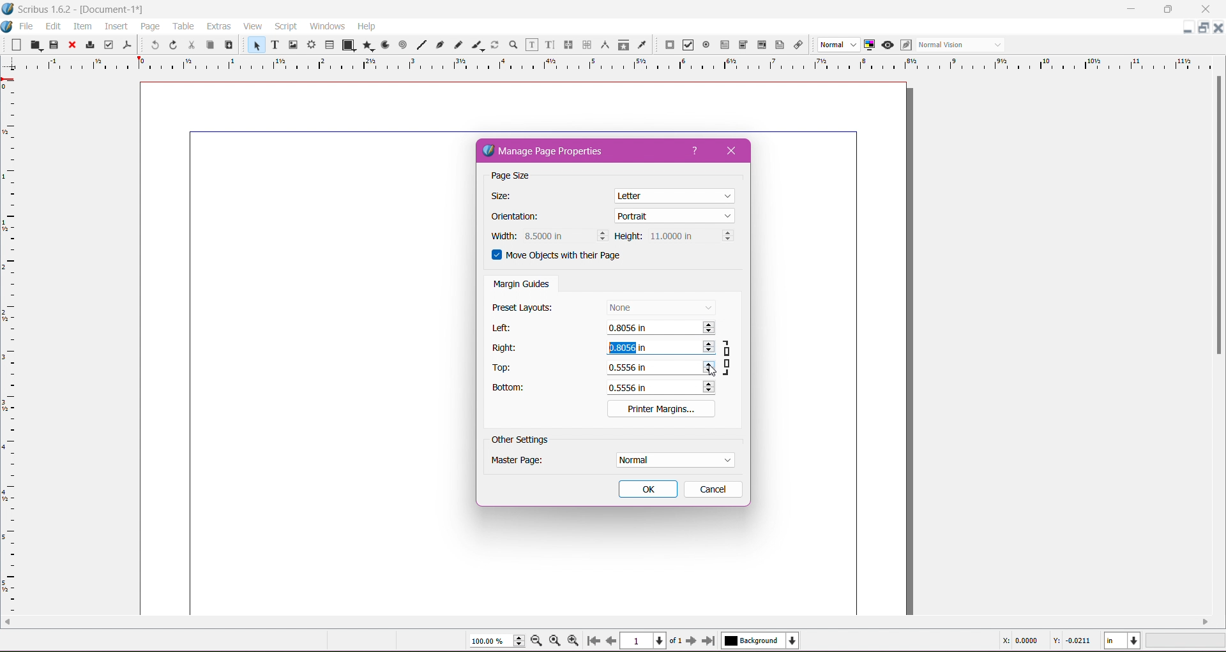  What do you see at coordinates (209, 44) in the screenshot?
I see `Copy` at bounding box center [209, 44].